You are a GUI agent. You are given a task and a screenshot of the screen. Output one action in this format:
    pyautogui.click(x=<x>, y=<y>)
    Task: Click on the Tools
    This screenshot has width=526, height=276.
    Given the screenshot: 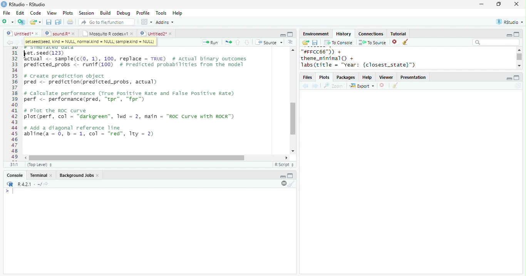 What is the action you would take?
    pyautogui.click(x=161, y=13)
    